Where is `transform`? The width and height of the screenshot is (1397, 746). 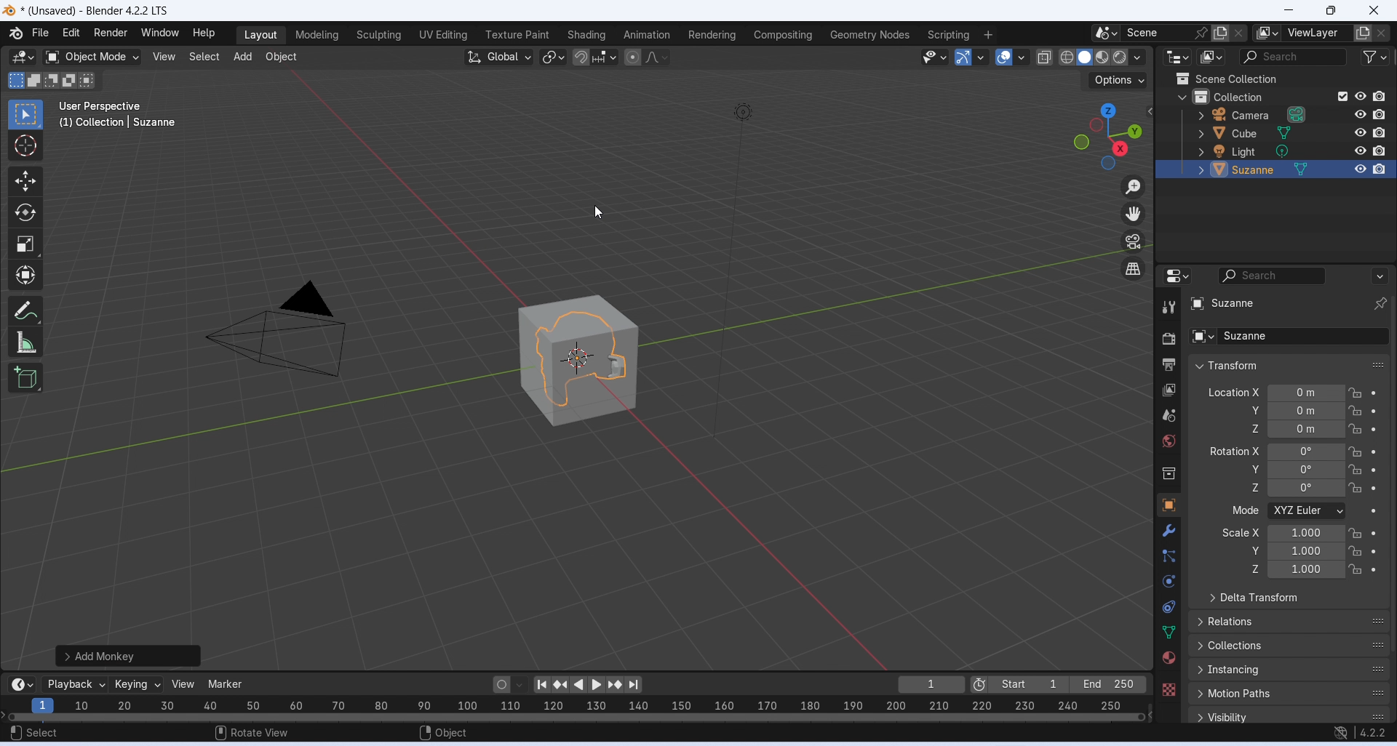
transform is located at coordinates (1289, 365).